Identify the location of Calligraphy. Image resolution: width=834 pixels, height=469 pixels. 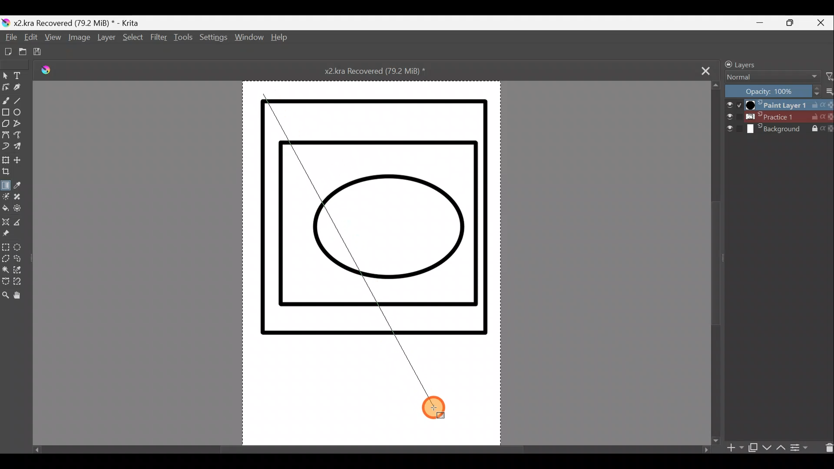
(17, 90).